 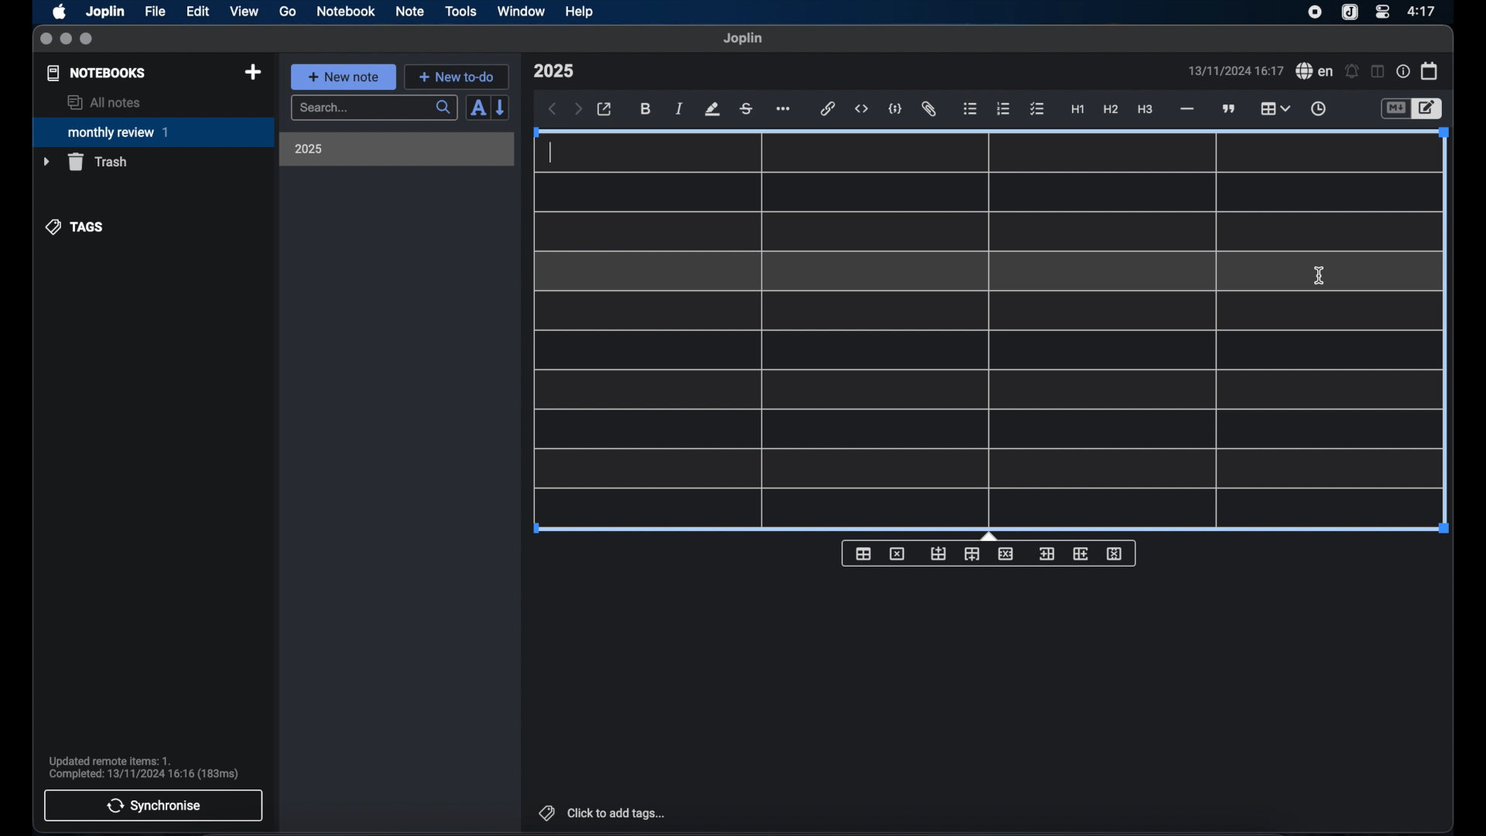 I want to click on attach file, so click(x=929, y=109).